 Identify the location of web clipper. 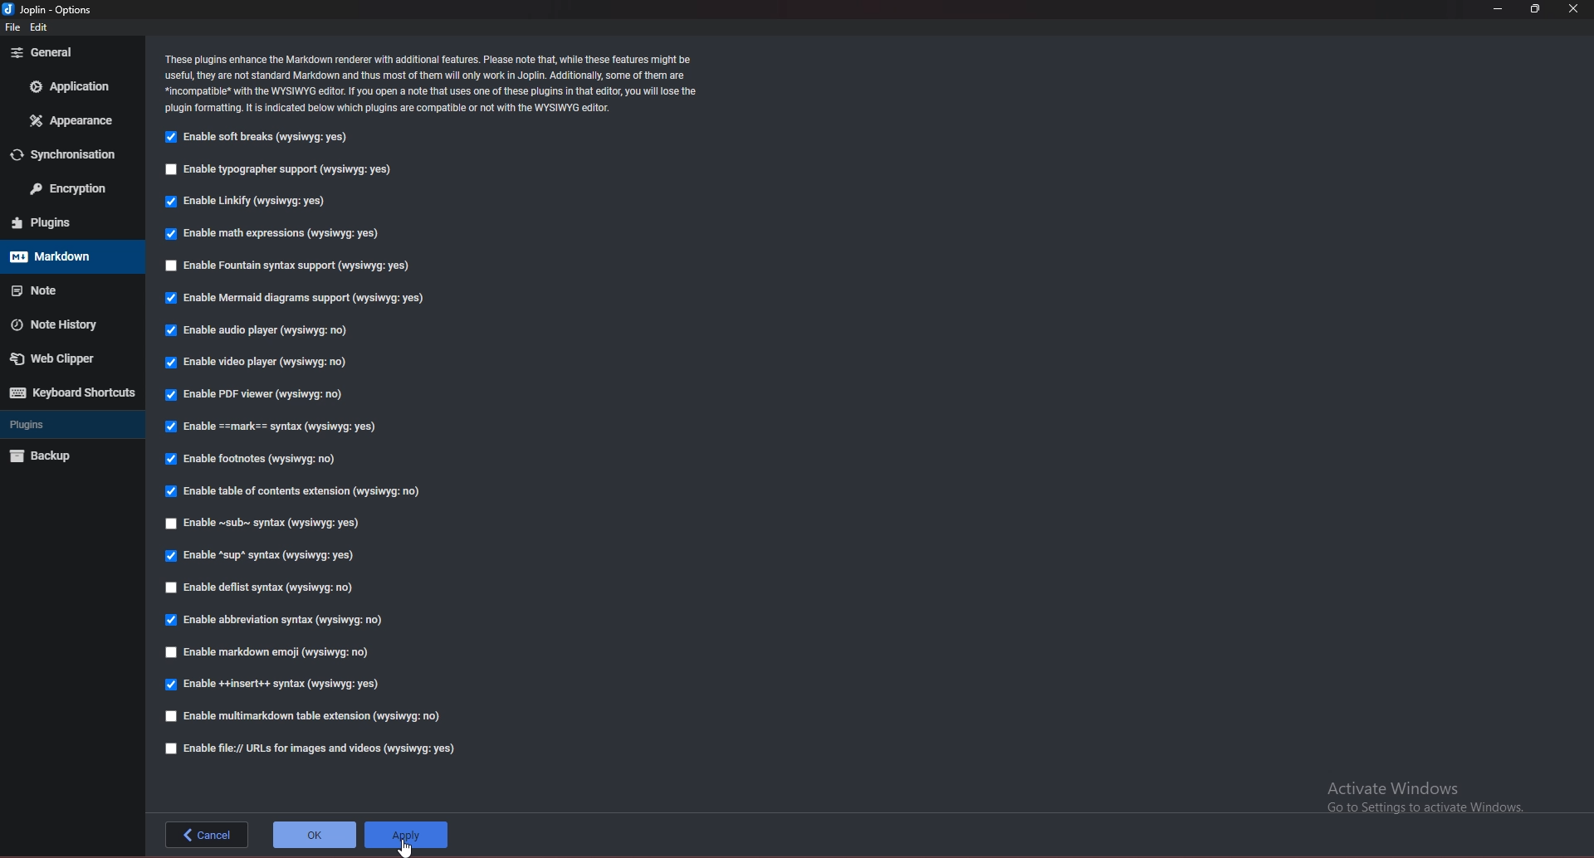
(65, 358).